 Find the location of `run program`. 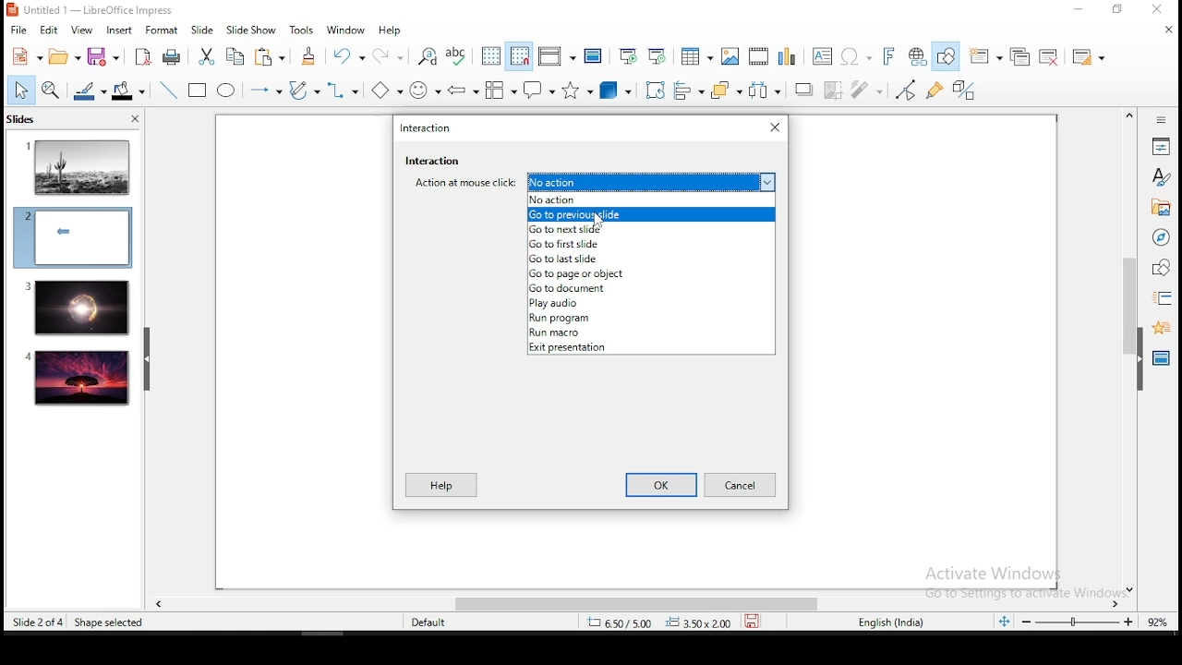

run program is located at coordinates (650, 318).